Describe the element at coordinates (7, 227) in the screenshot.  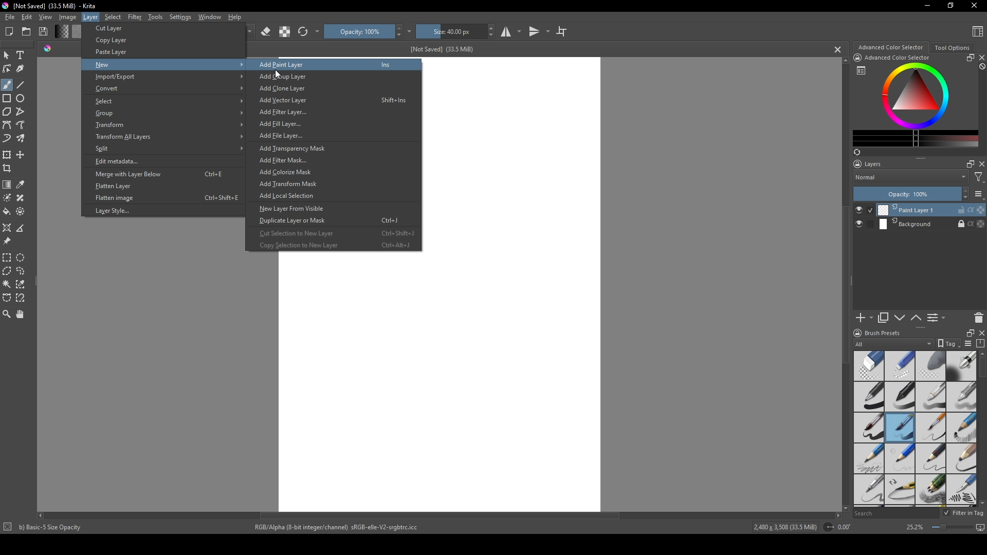
I see `assistant` at that location.